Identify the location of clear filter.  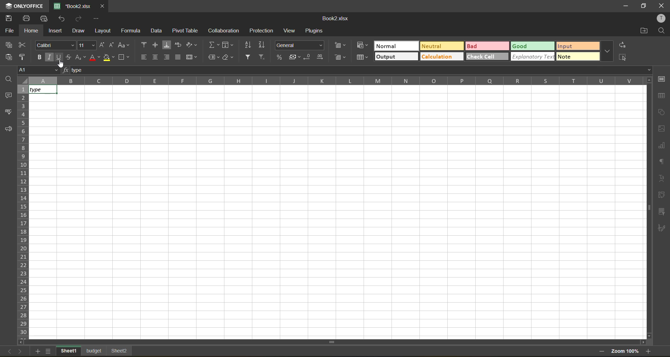
(262, 58).